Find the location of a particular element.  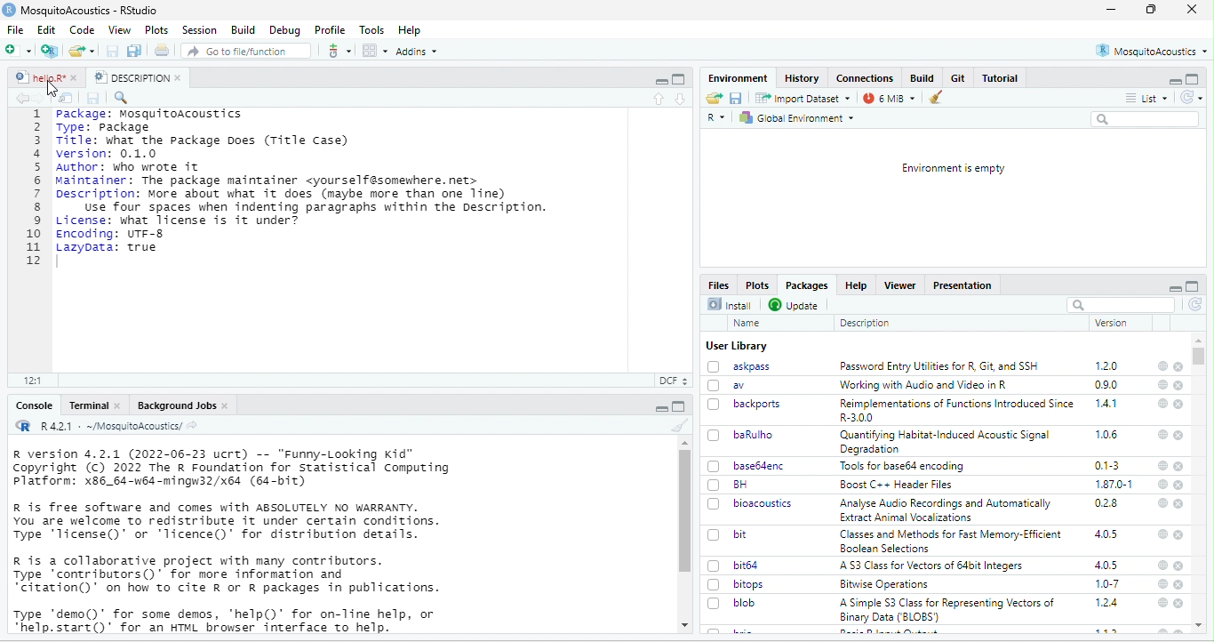

Terminal is located at coordinates (93, 405).